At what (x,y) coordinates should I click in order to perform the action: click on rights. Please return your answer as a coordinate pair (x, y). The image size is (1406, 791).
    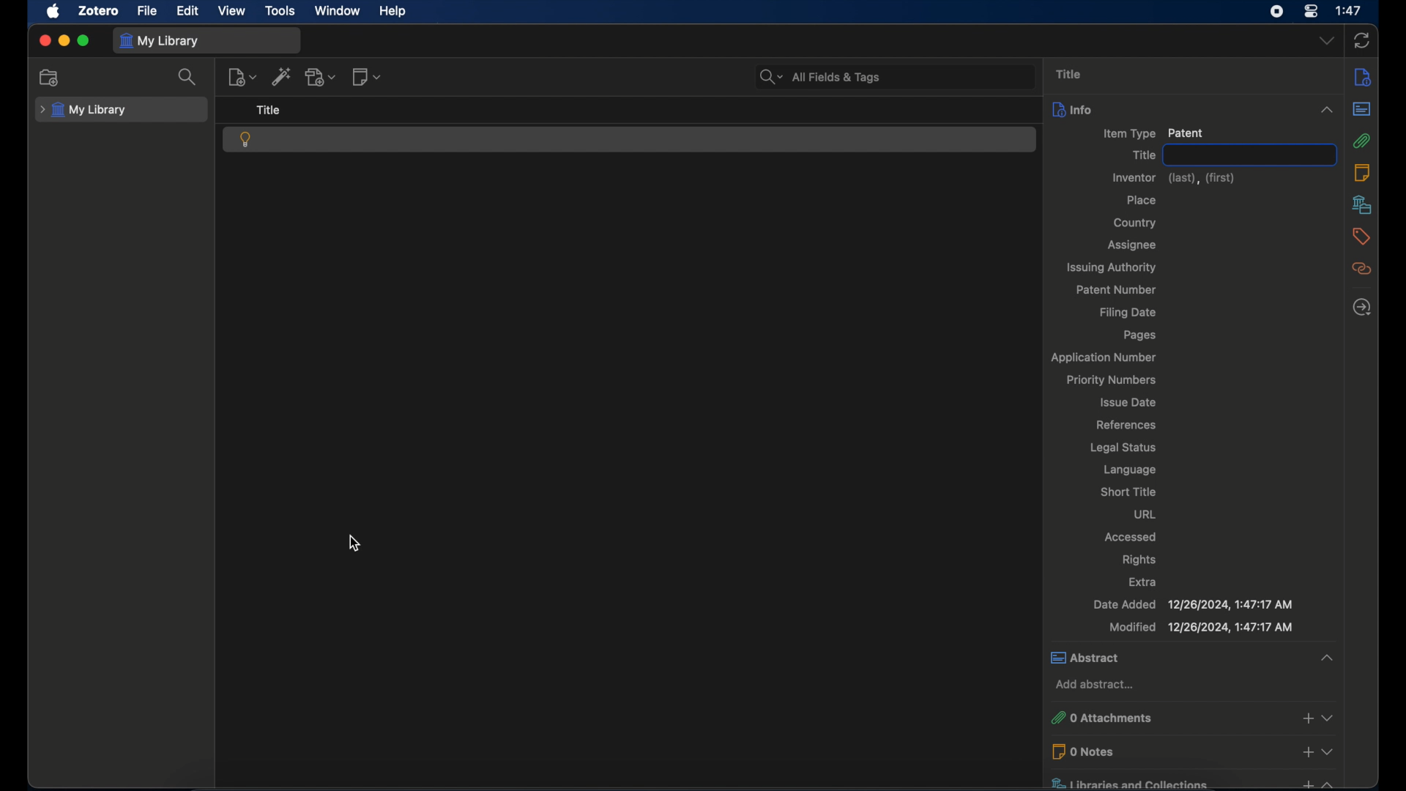
    Looking at the image, I should click on (1139, 559).